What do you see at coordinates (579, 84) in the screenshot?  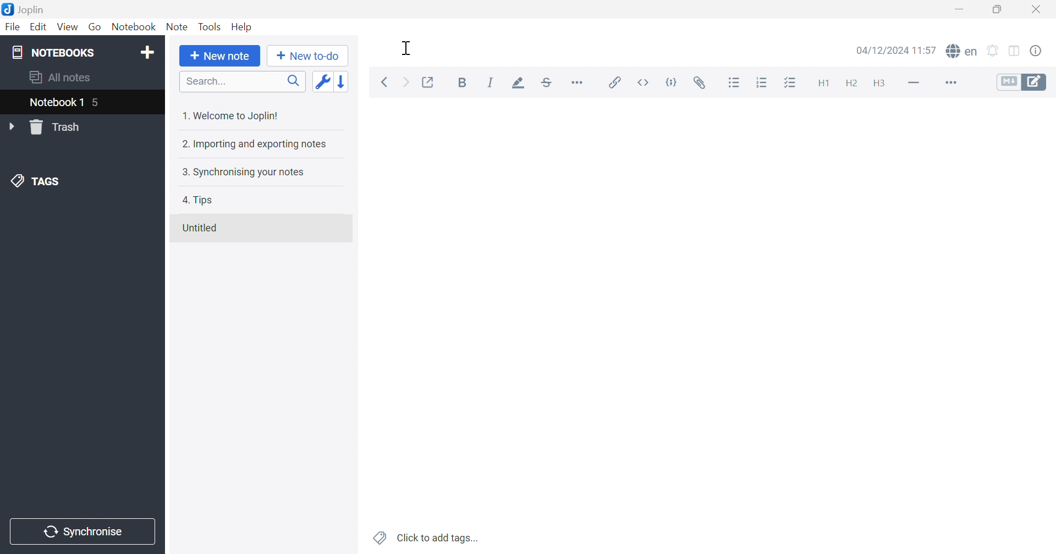 I see `Horizontal` at bounding box center [579, 84].